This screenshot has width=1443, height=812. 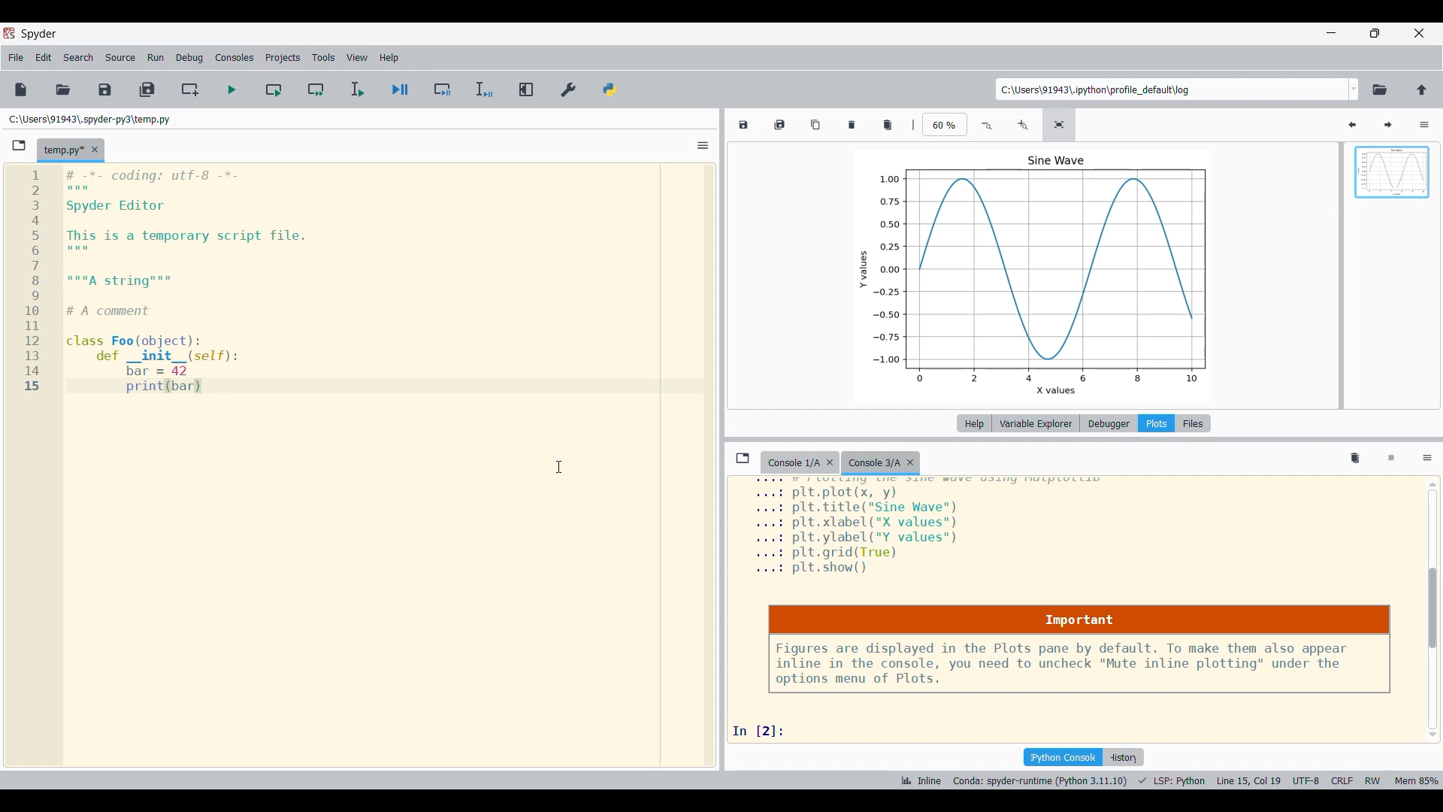 What do you see at coordinates (1355, 459) in the screenshot?
I see `Remove all variables from namespace` at bounding box center [1355, 459].